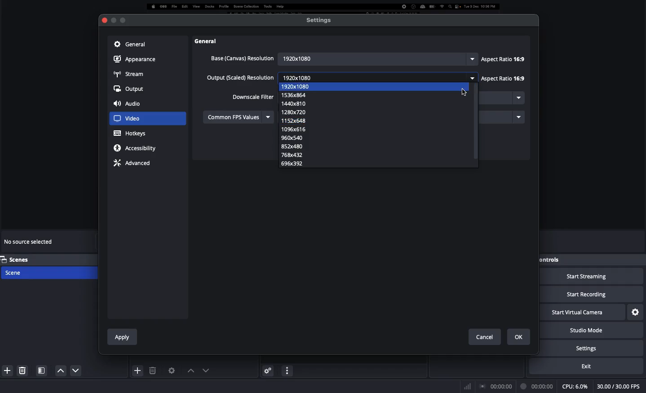 Image resolution: width=646 pixels, height=393 pixels. Describe the element at coordinates (131, 134) in the screenshot. I see `Hotkeys` at that location.